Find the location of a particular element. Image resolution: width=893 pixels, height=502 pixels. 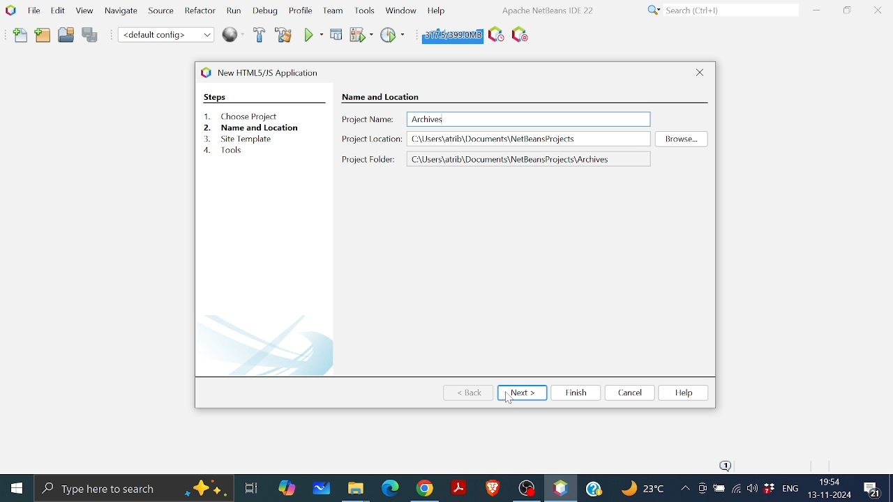

2. Name and location is located at coordinates (250, 128).